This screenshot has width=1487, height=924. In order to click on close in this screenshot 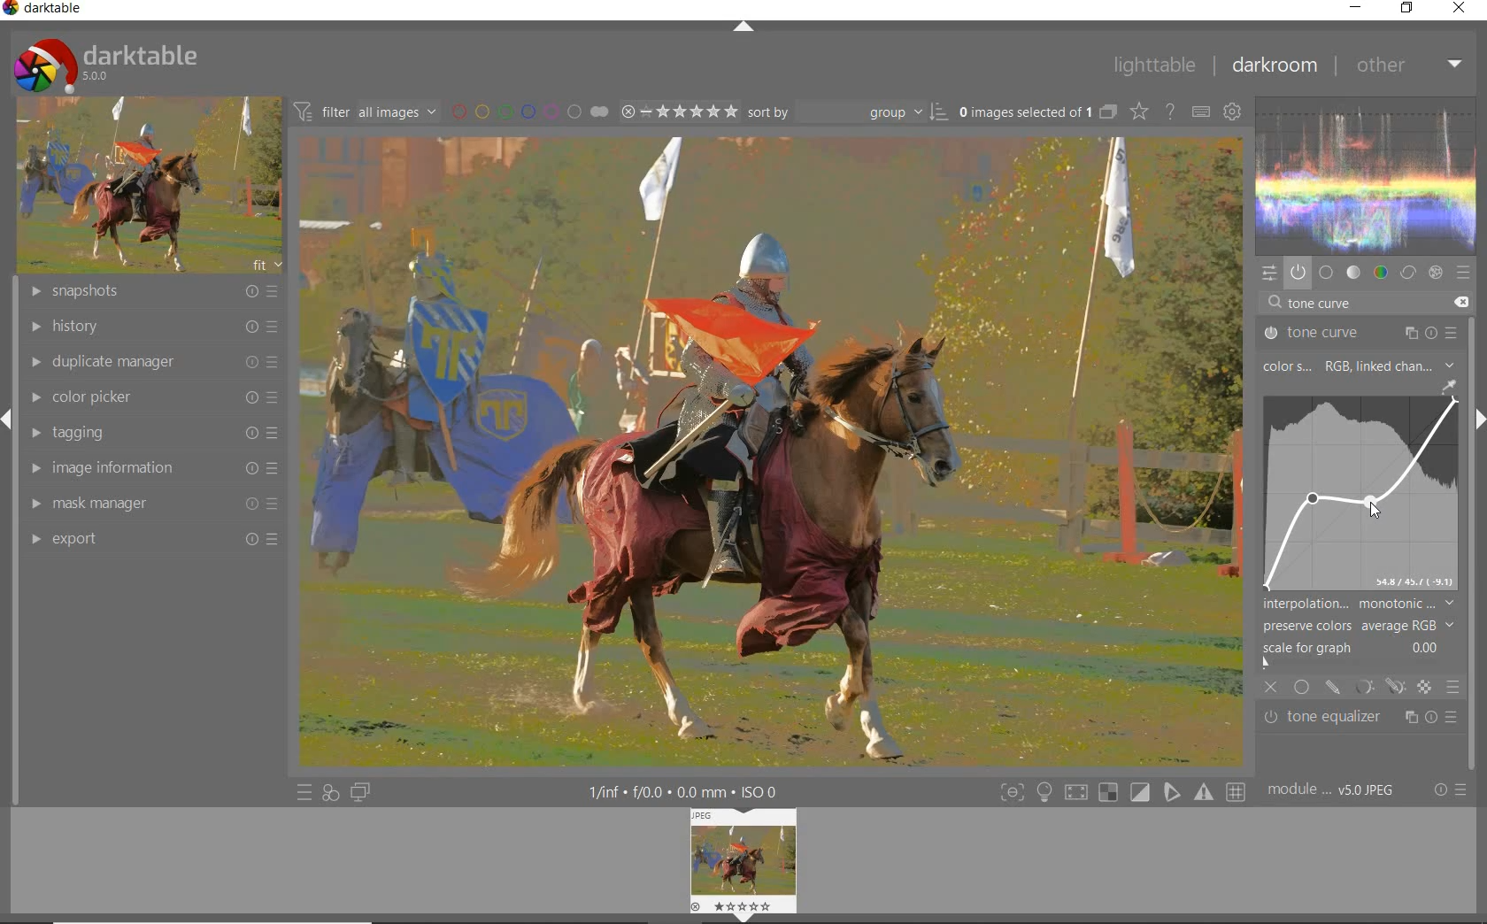, I will do `click(1272, 689)`.